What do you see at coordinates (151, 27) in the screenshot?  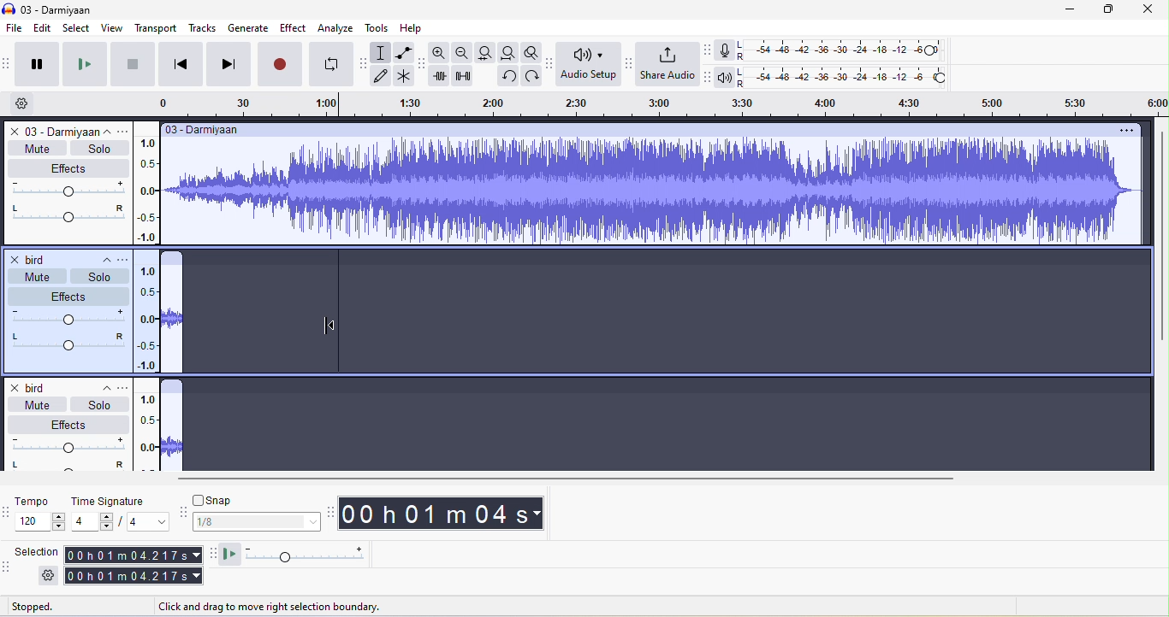 I see `transport` at bounding box center [151, 27].